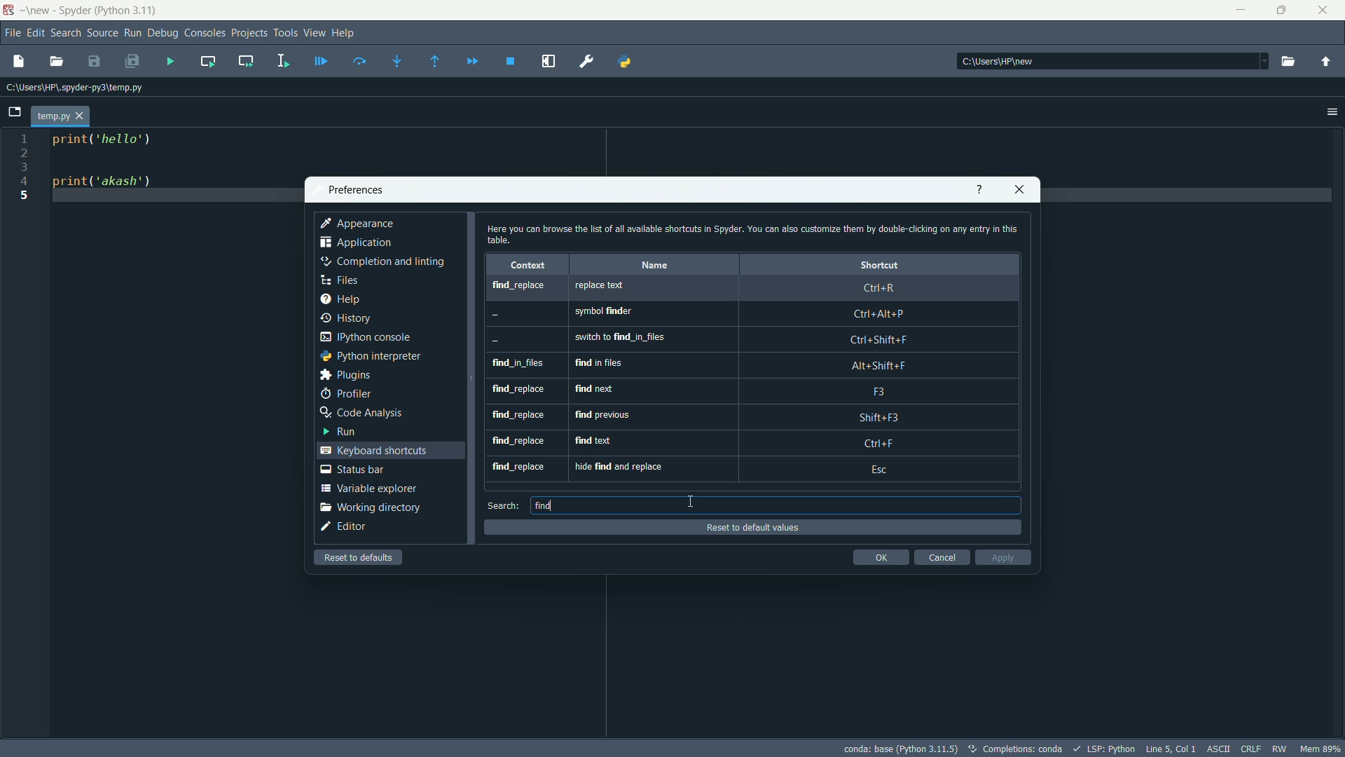  I want to click on status bar, so click(352, 470).